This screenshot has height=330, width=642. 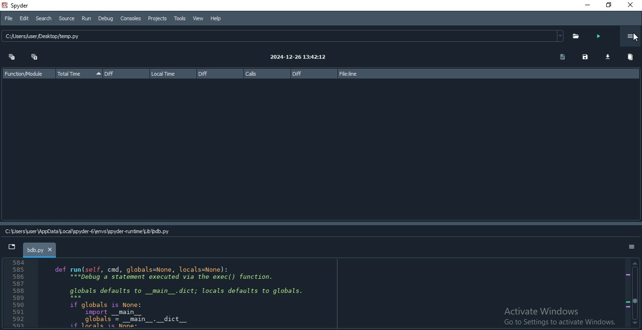 What do you see at coordinates (490, 74) in the screenshot?
I see `file:line` at bounding box center [490, 74].